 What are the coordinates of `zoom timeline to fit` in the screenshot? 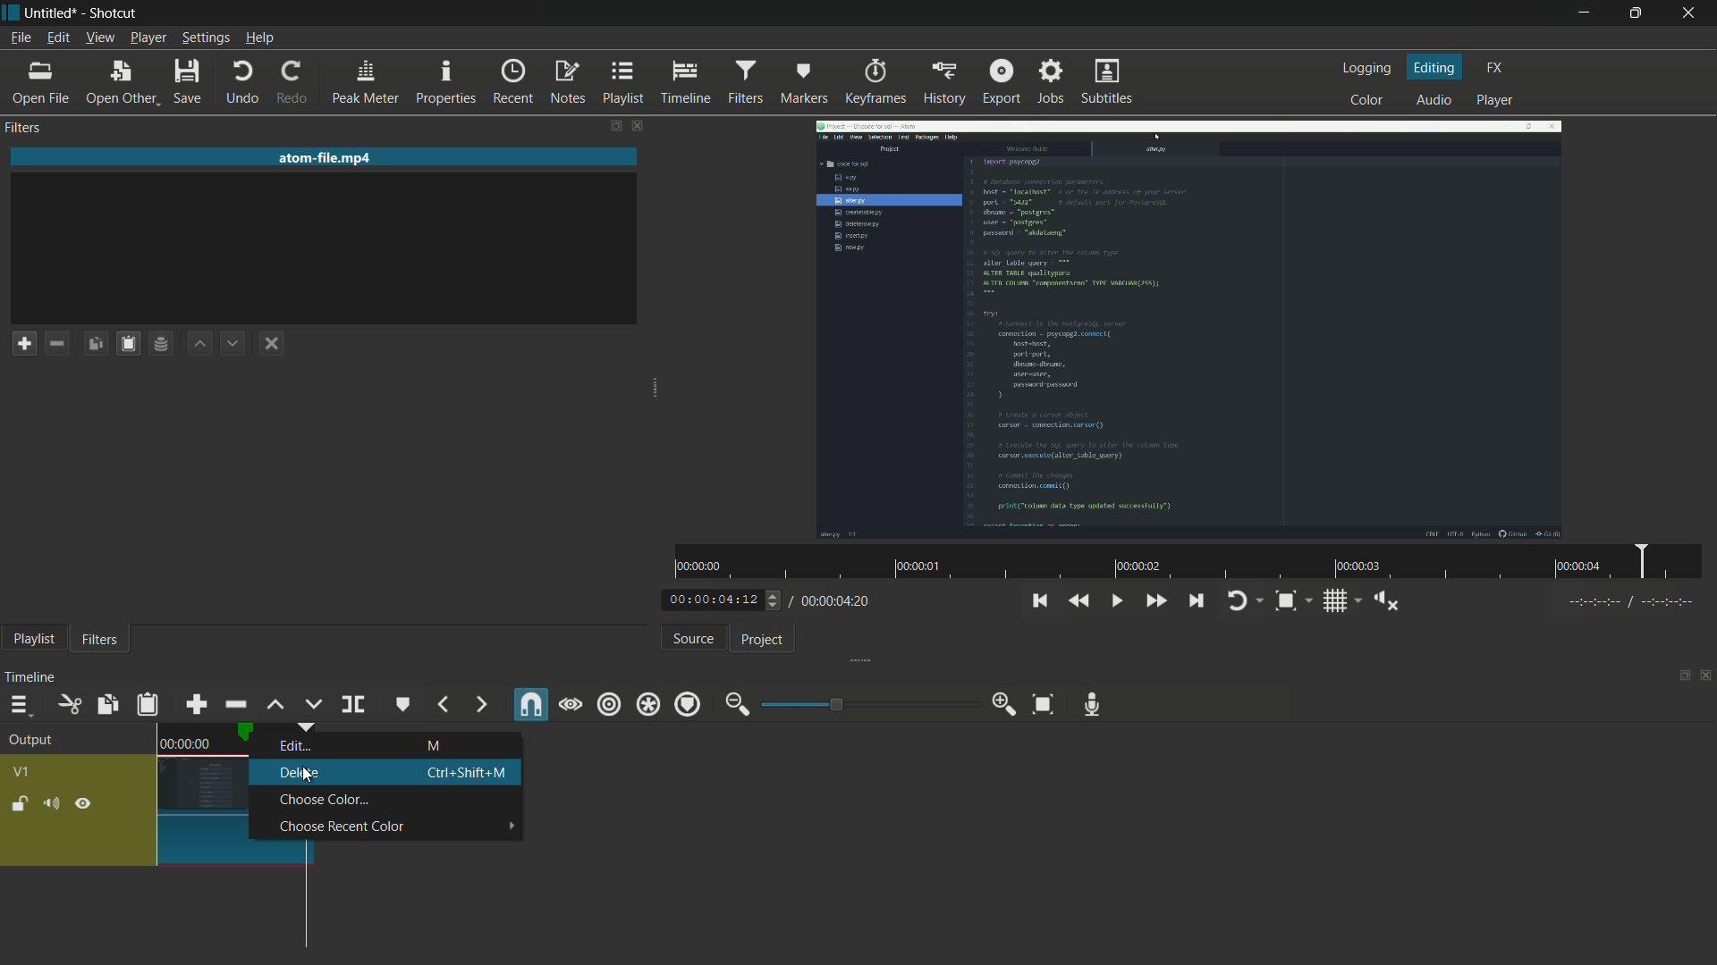 It's located at (1044, 706).